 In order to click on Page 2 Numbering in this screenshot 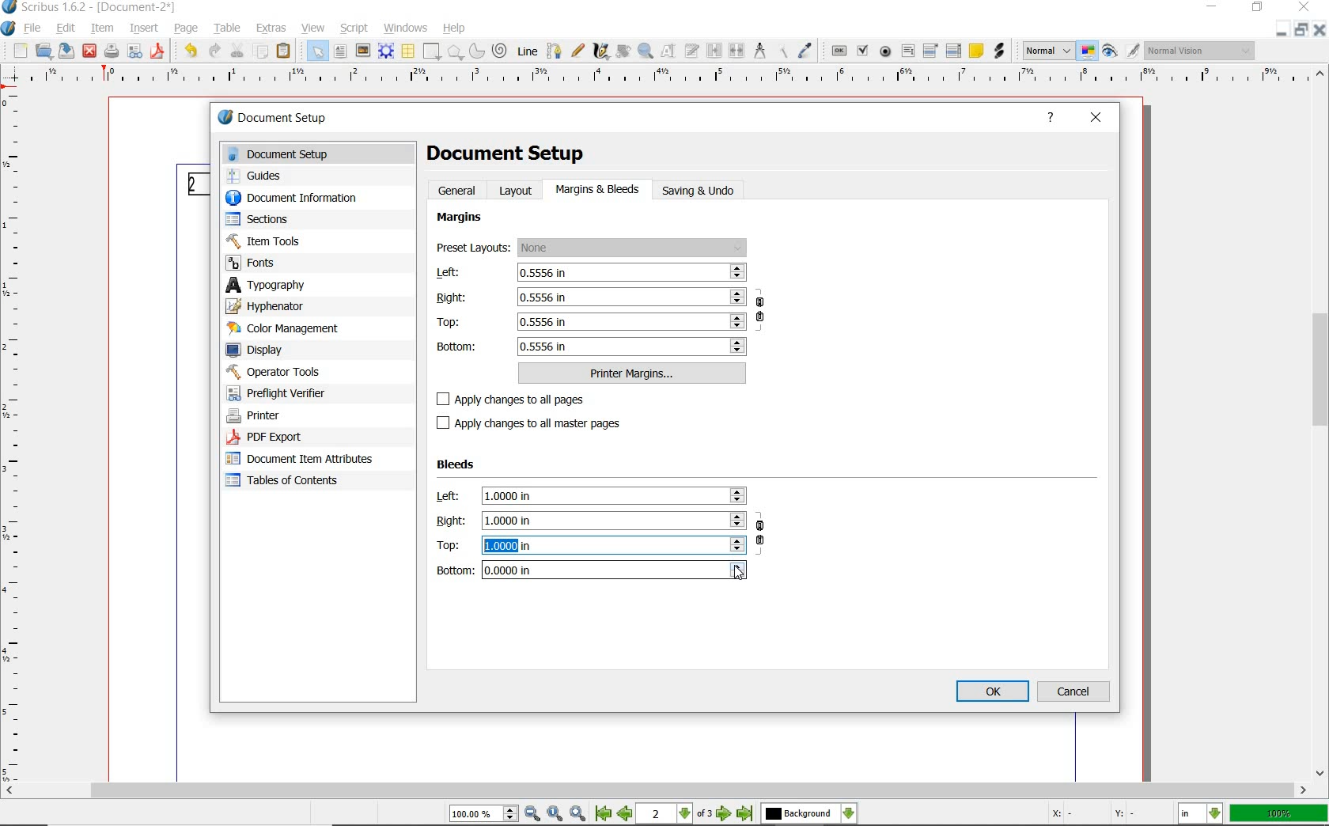, I will do `click(196, 184)`.